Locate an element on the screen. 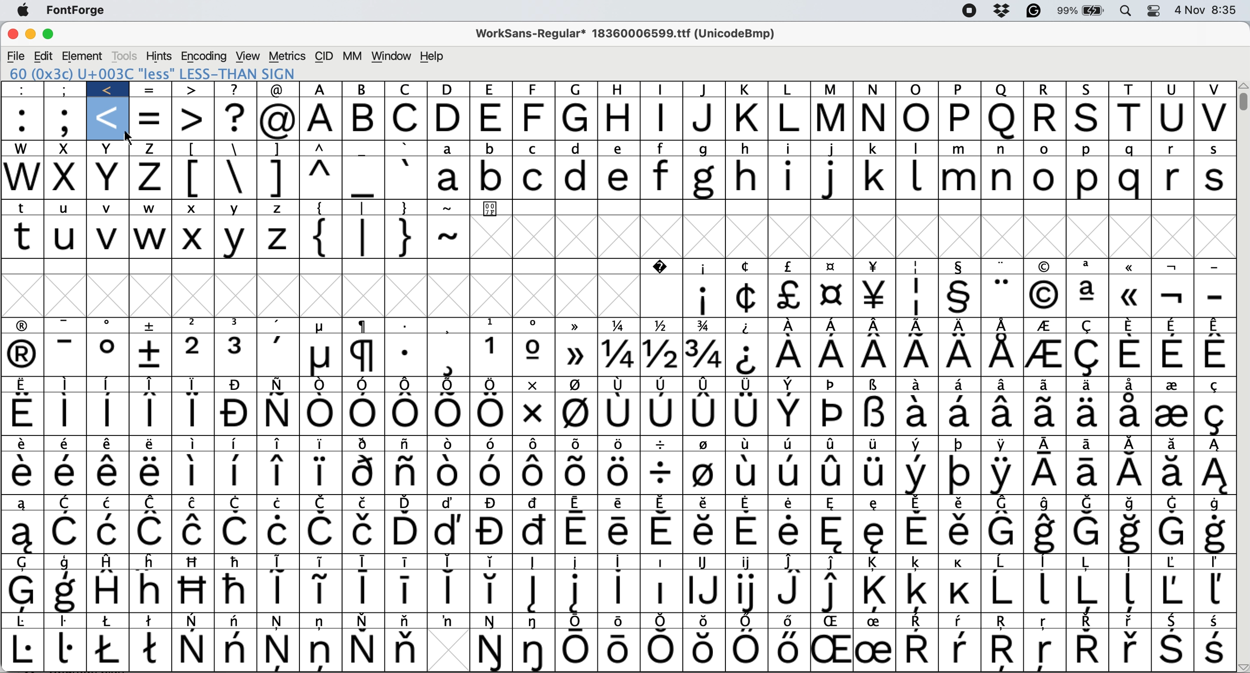 This screenshot has width=1250, height=673. Symbol is located at coordinates (492, 591).